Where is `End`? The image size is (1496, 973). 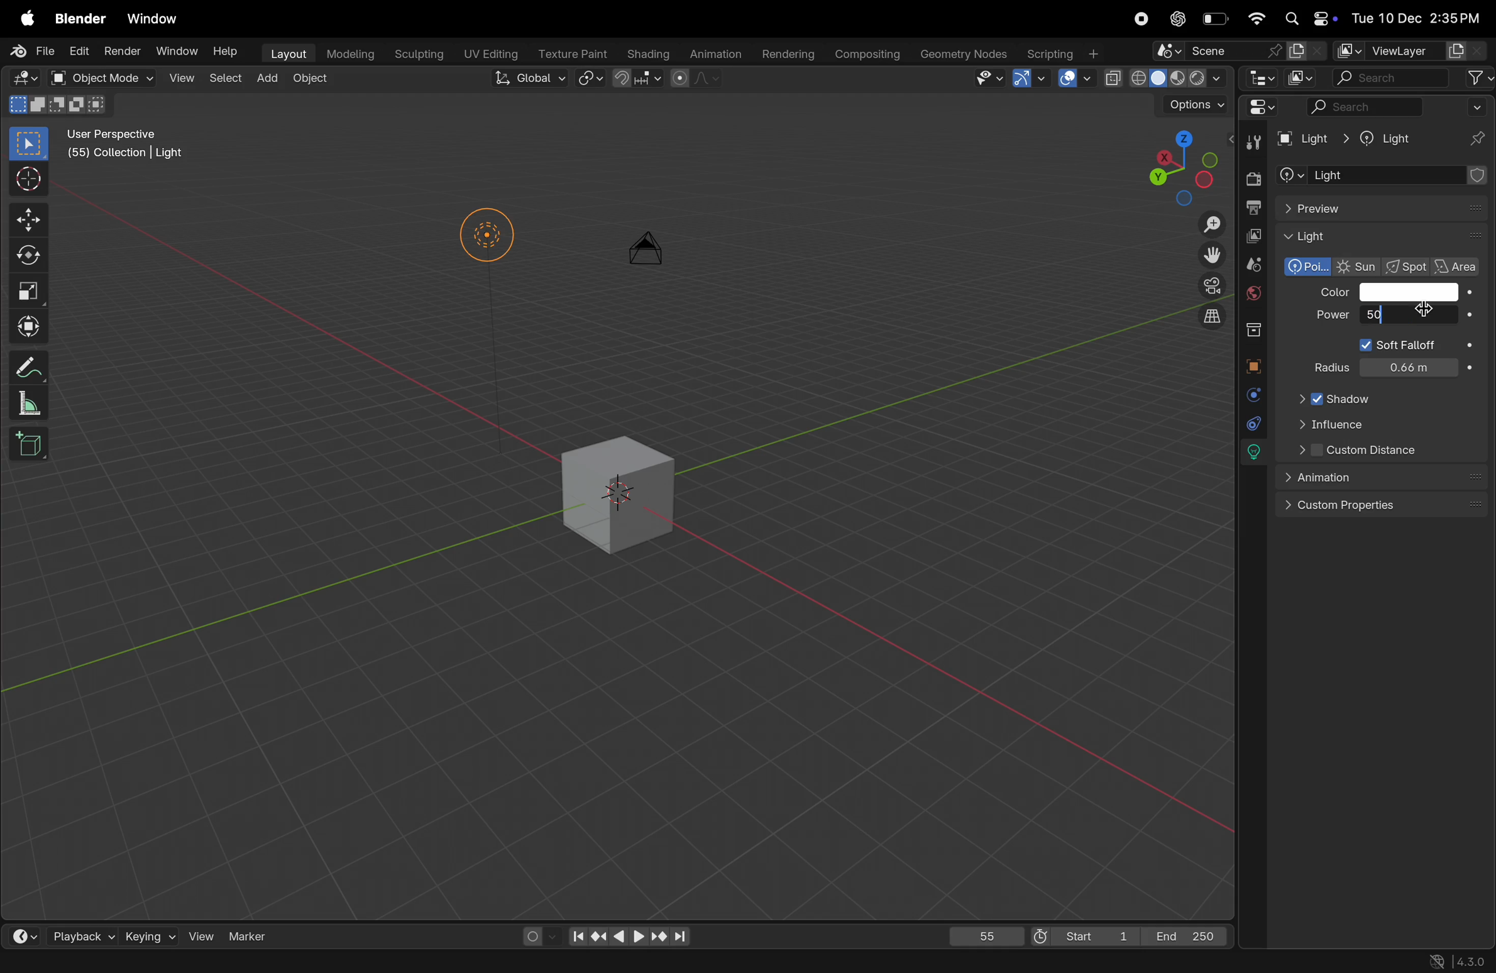 End is located at coordinates (1191, 936).